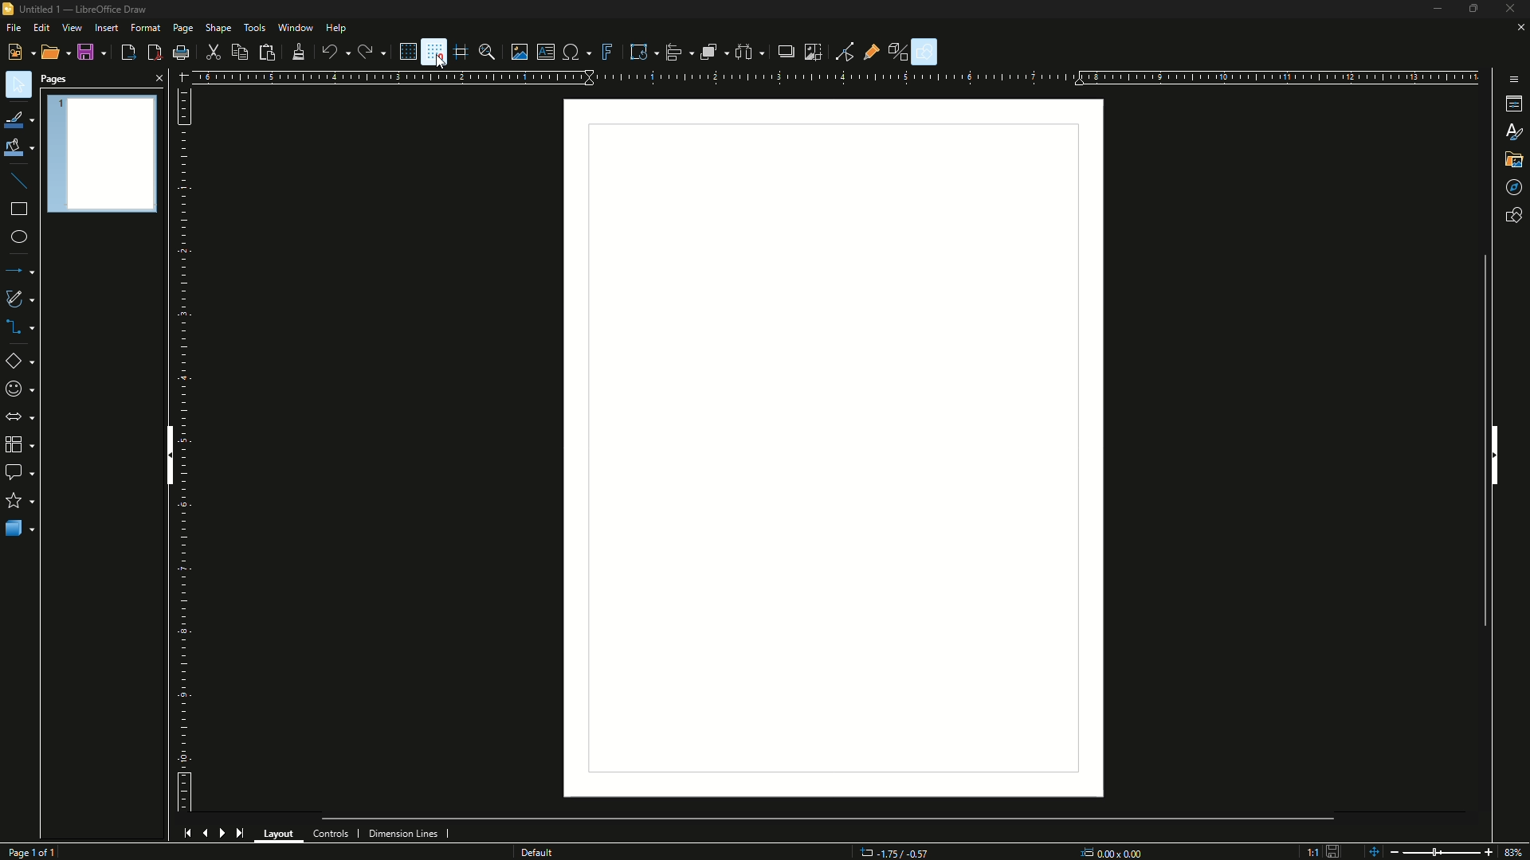 The height and width of the screenshot is (860, 1530). Describe the element at coordinates (812, 53) in the screenshot. I see `Crop Image` at that location.